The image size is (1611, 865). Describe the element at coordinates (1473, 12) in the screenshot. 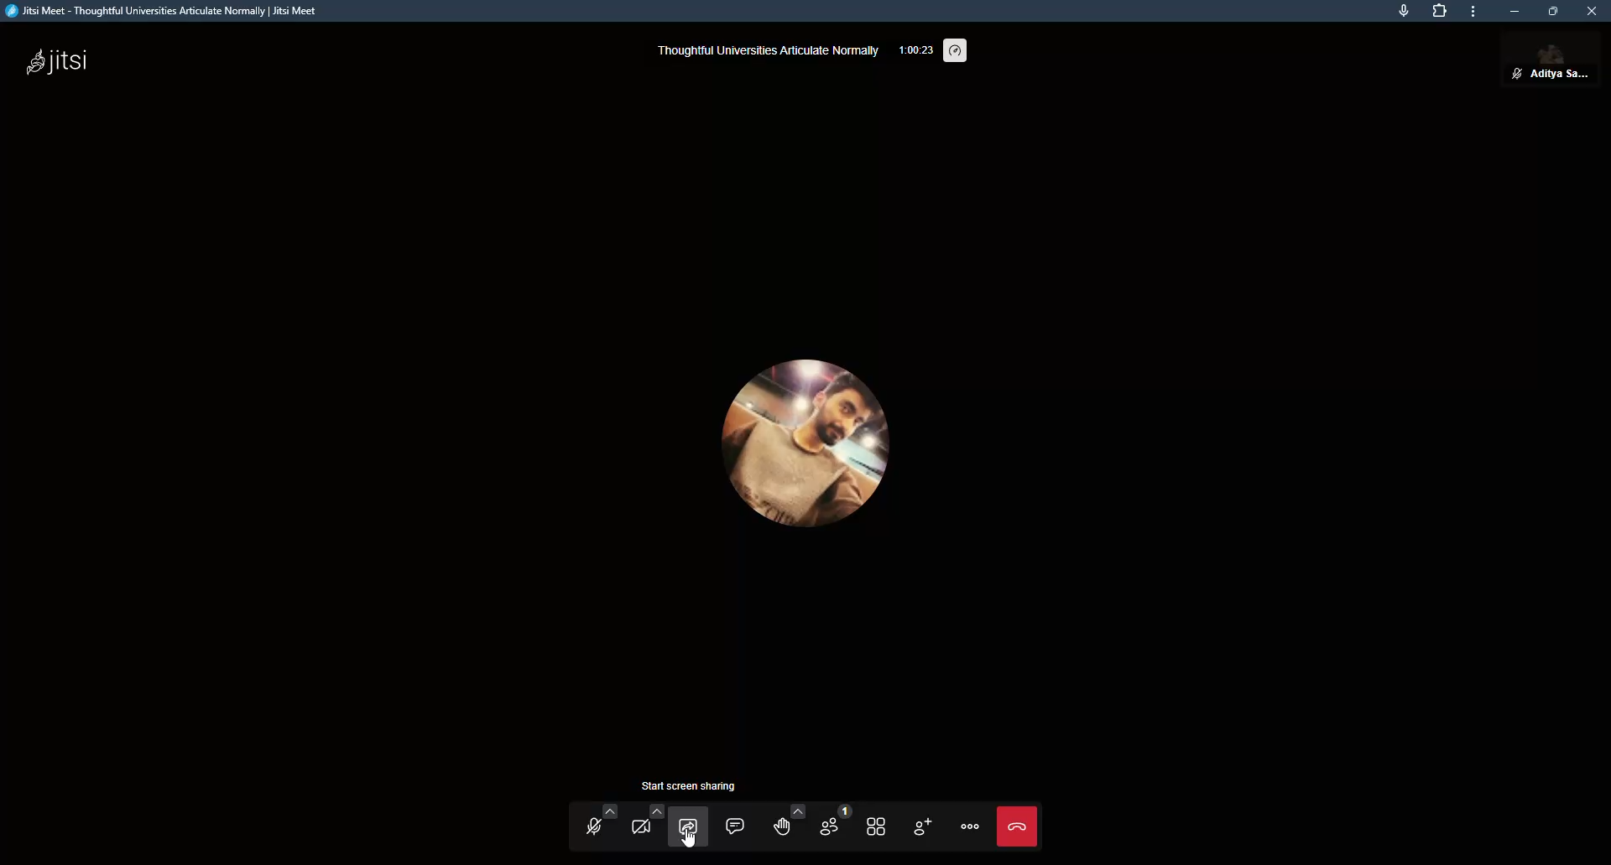

I see `more` at that location.